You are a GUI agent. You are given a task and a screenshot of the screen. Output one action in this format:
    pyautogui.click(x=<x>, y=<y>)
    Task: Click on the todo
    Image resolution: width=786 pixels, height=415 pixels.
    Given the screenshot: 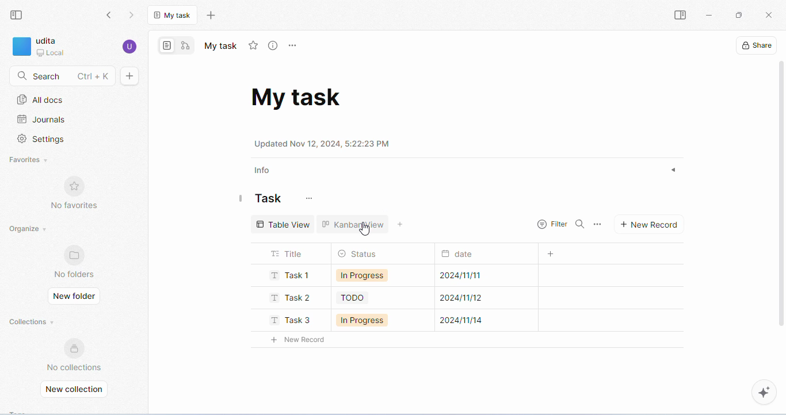 What is the action you would take?
    pyautogui.click(x=354, y=299)
    